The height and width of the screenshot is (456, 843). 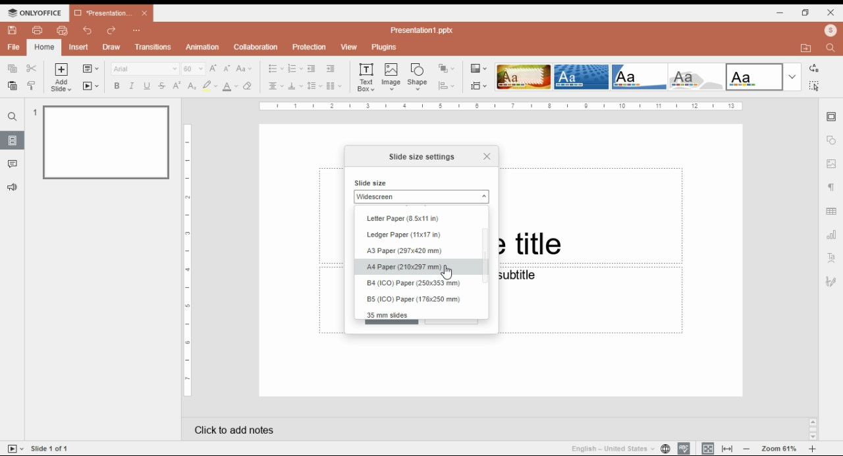 I want to click on Slide size settings, so click(x=423, y=157).